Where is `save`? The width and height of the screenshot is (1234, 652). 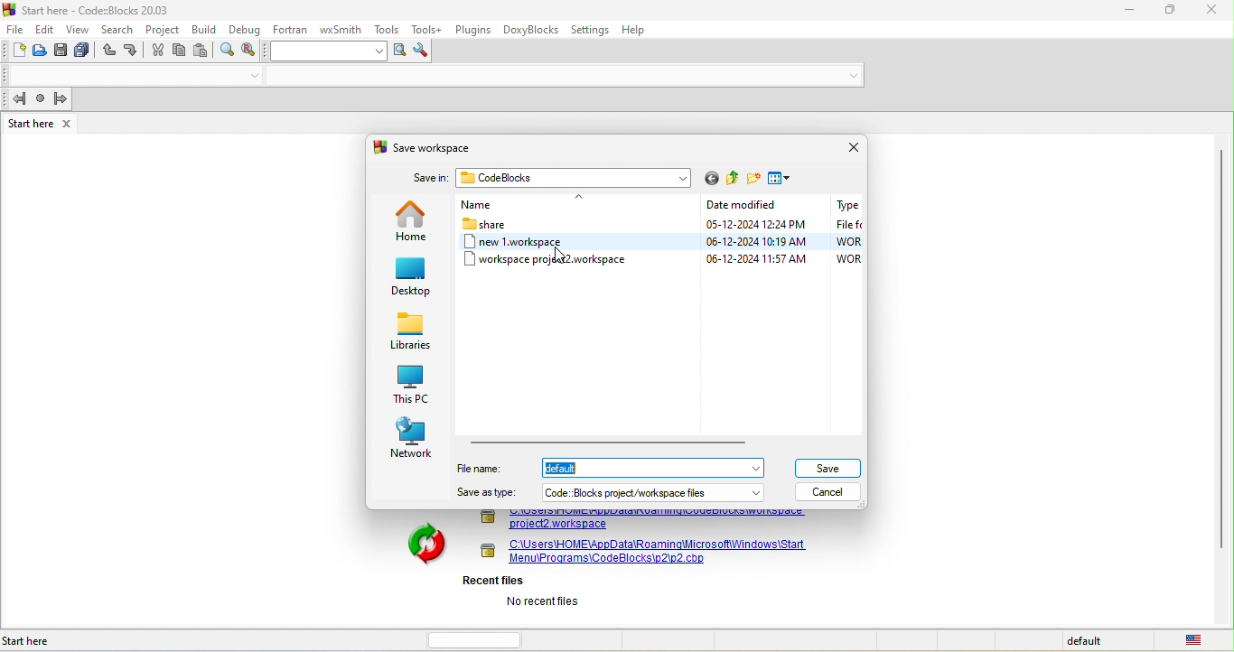 save is located at coordinates (62, 52).